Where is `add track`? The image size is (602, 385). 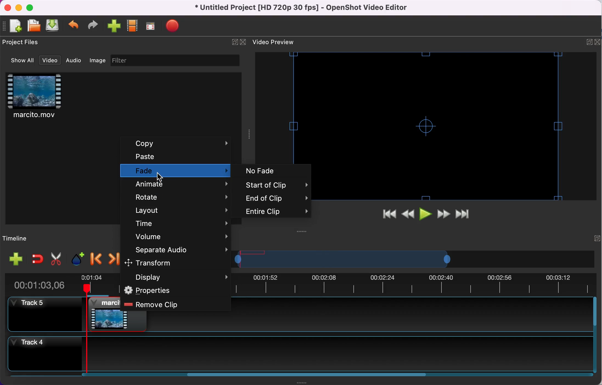
add track is located at coordinates (15, 259).